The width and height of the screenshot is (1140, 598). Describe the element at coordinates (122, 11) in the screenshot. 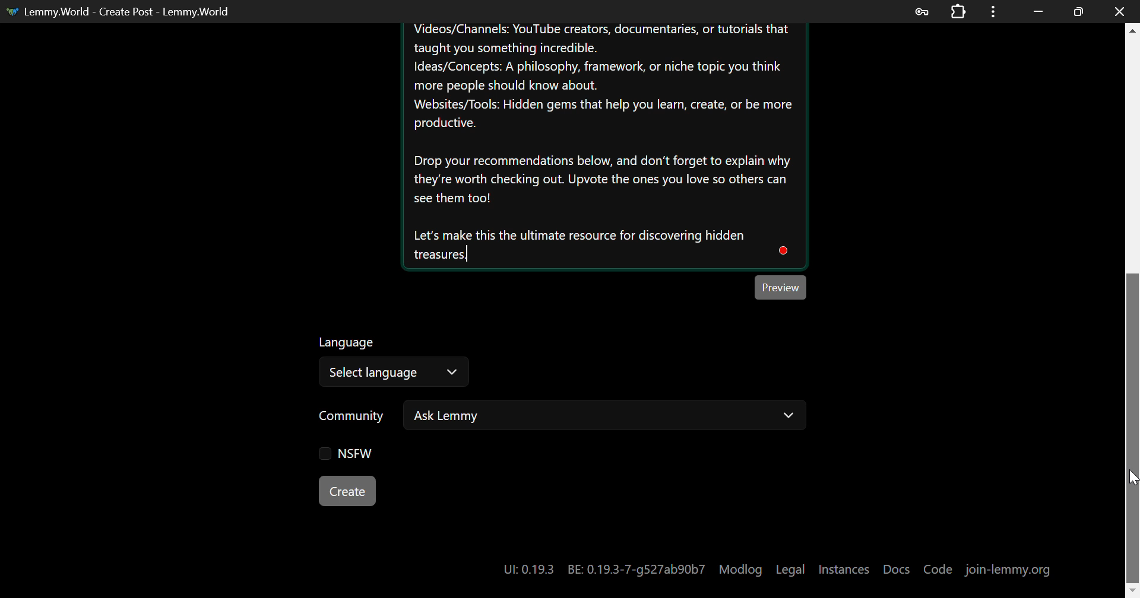

I see `Lemmy.World - Create Post - Lemmy.World` at that location.